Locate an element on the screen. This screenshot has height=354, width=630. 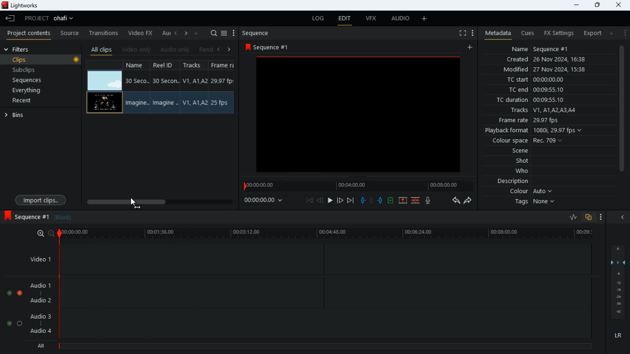
all is located at coordinates (39, 346).